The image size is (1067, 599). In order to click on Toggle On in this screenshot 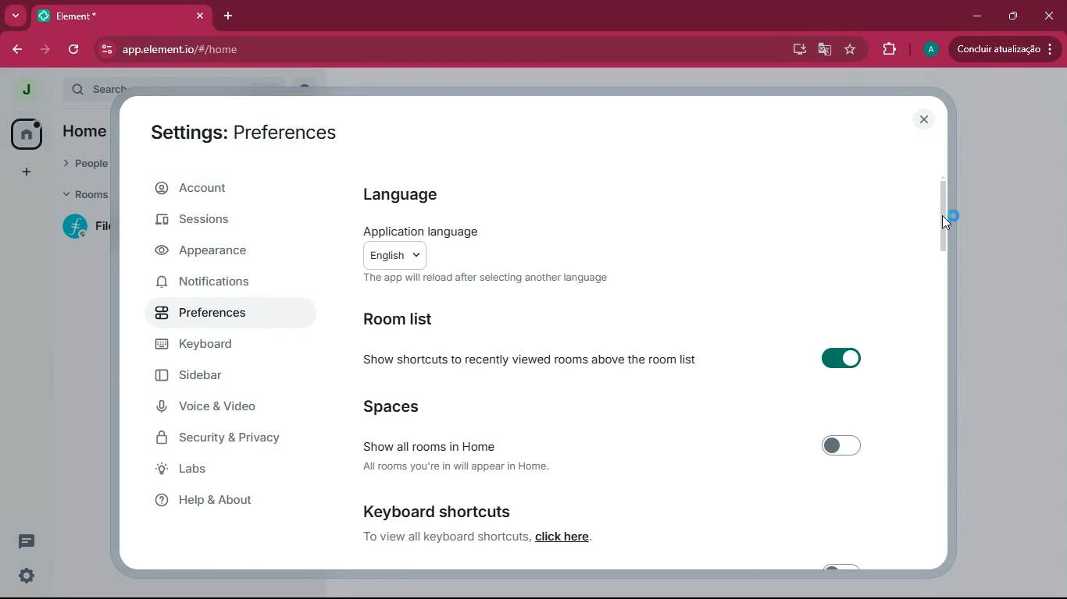, I will do `click(840, 360)`.